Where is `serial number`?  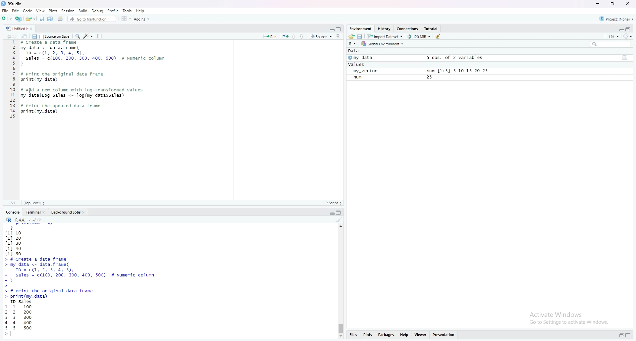
serial number is located at coordinates (11, 81).